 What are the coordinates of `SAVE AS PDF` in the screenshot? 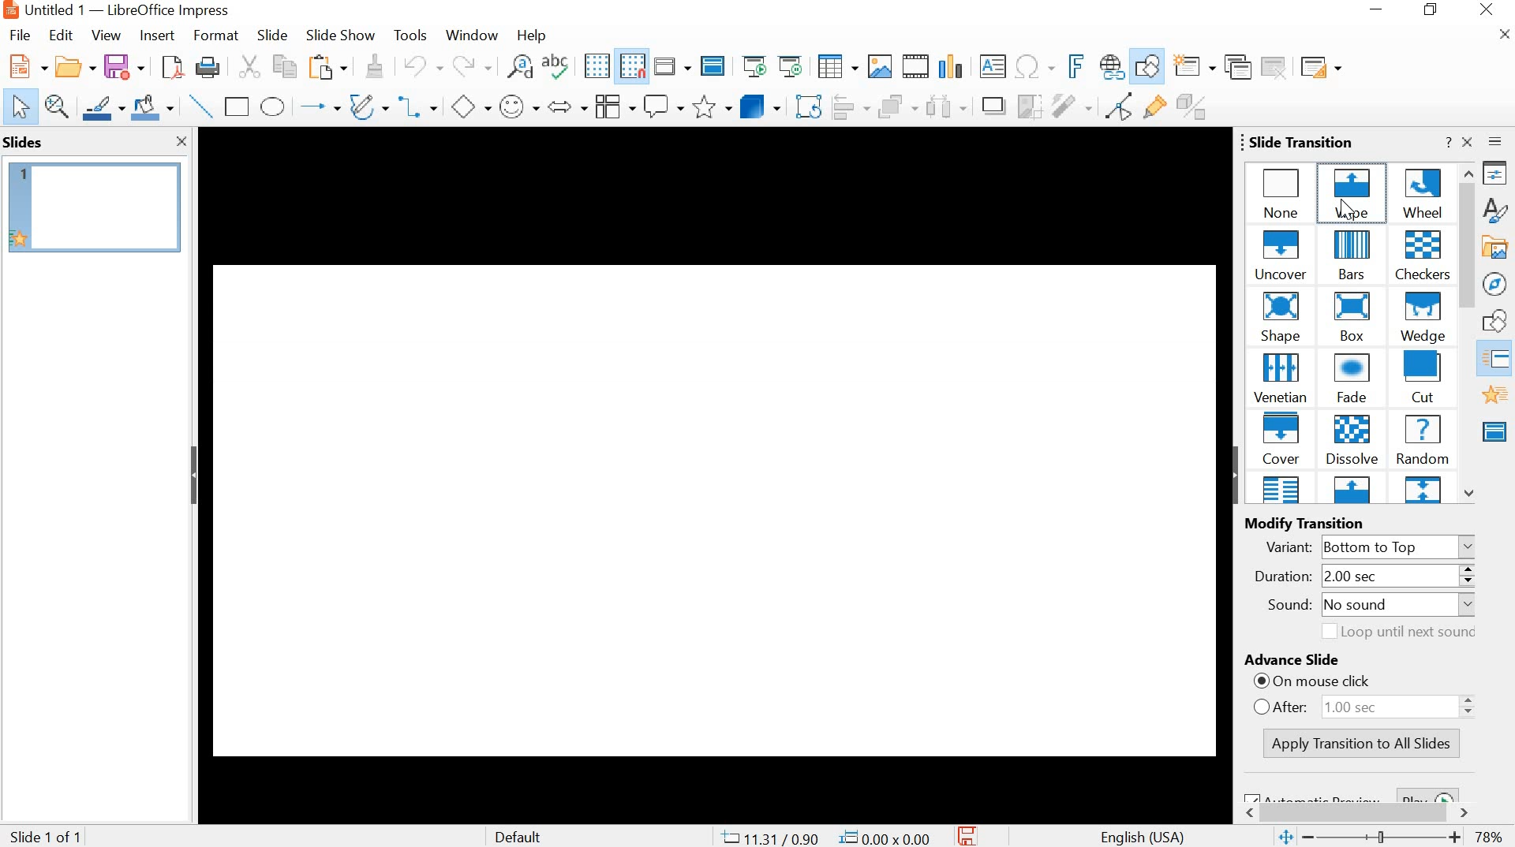 It's located at (171, 67).